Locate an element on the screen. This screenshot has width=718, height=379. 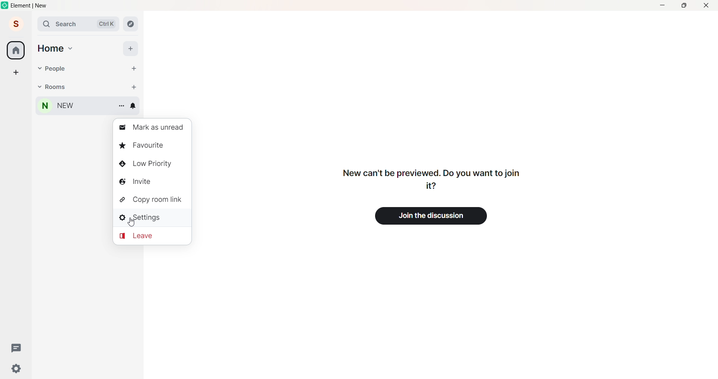
add is located at coordinates (130, 47).